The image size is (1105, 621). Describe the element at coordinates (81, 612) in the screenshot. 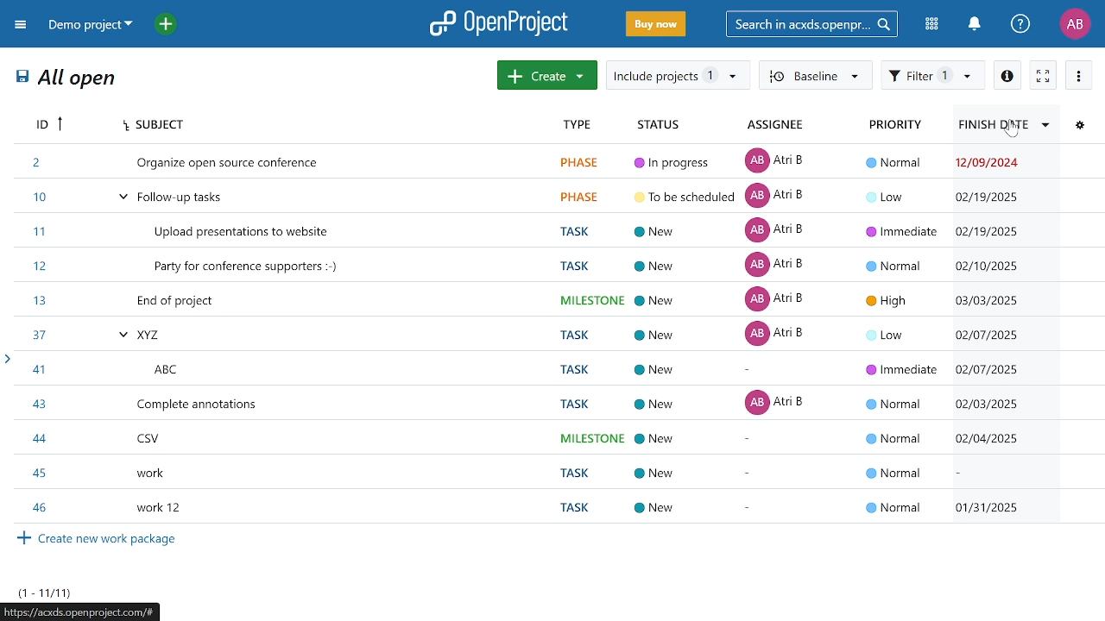

I see `current page web address  "https://acsdx.openproject.com/"` at that location.